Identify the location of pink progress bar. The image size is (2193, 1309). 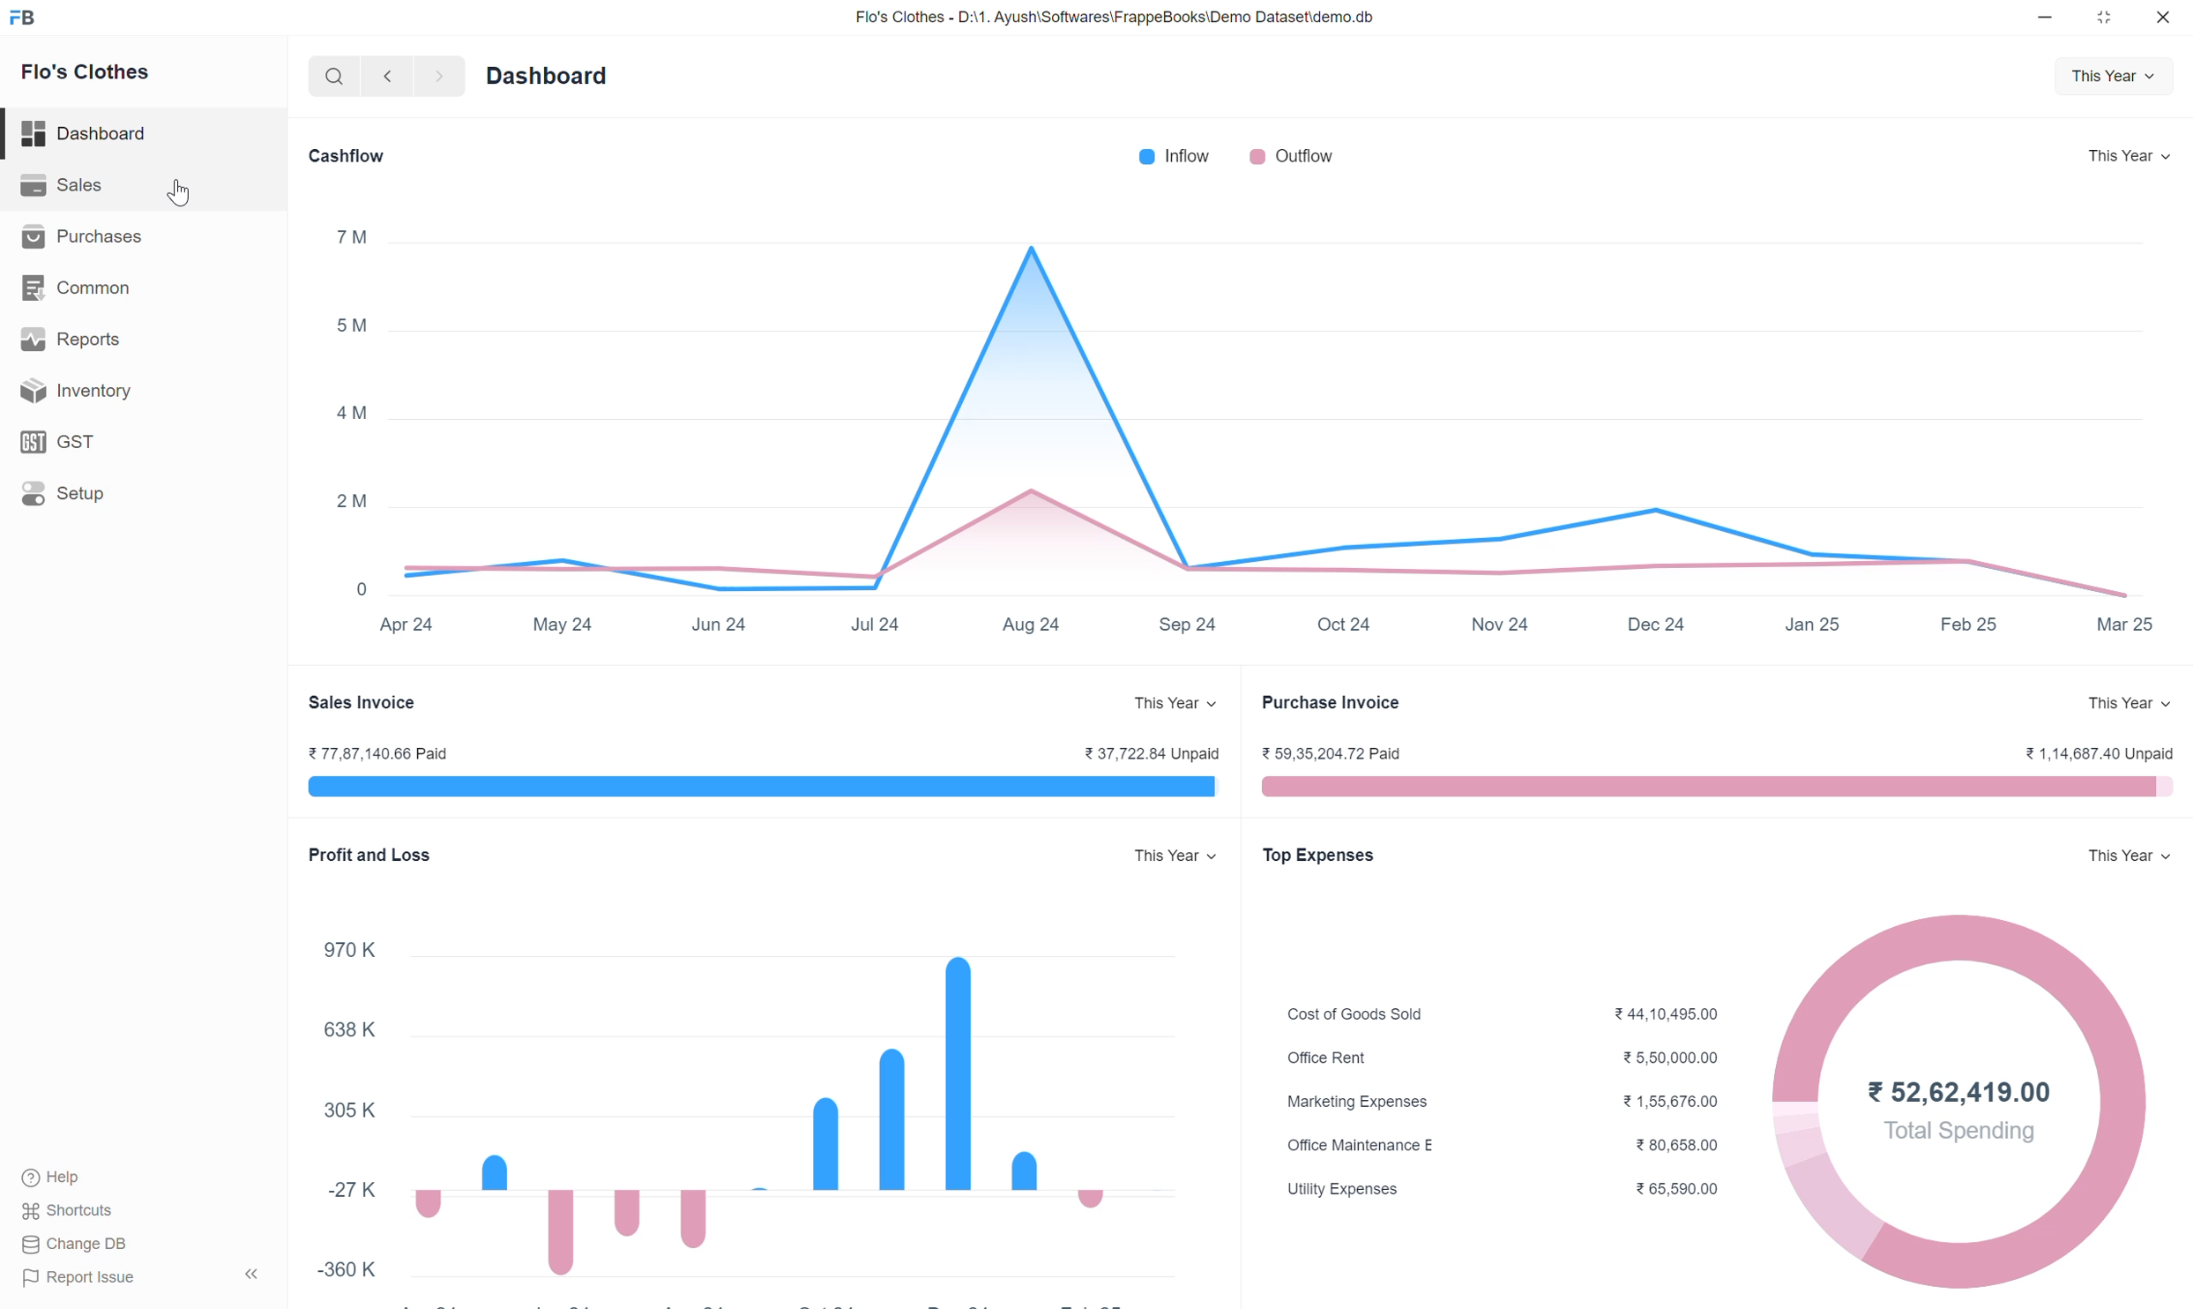
(1712, 786).